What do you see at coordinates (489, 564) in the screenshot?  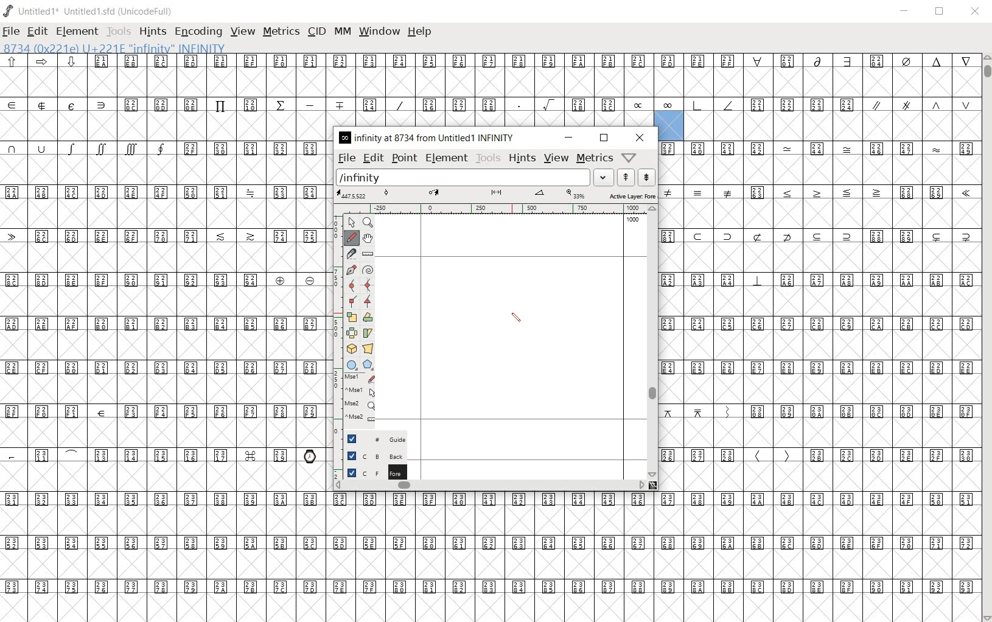 I see `empty glyph slots` at bounding box center [489, 564].